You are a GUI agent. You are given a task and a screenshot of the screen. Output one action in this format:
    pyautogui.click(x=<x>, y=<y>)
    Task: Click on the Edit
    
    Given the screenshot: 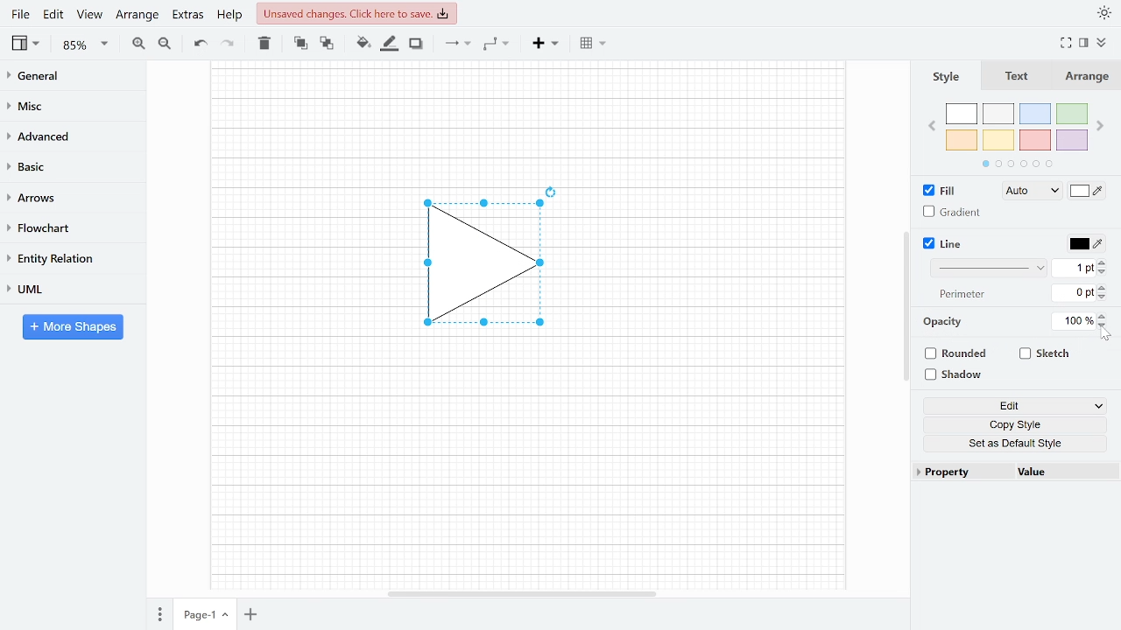 What is the action you would take?
    pyautogui.click(x=54, y=14)
    